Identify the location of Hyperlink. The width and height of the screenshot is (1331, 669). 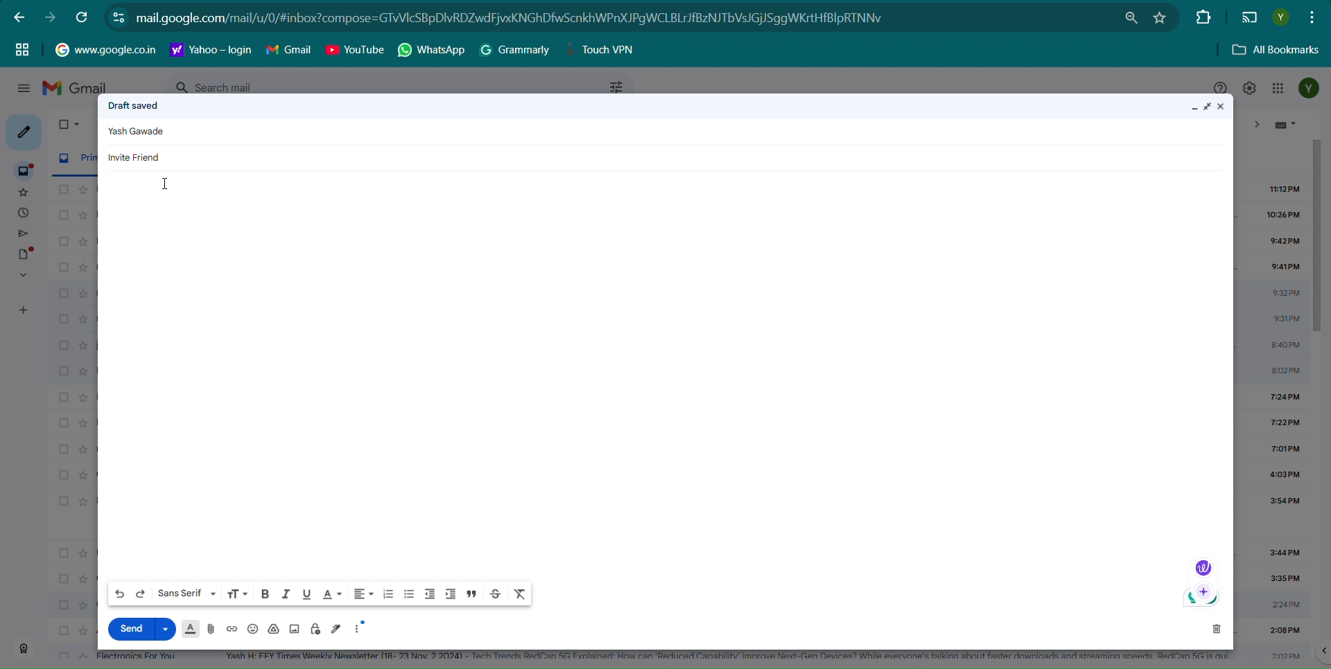
(211, 50).